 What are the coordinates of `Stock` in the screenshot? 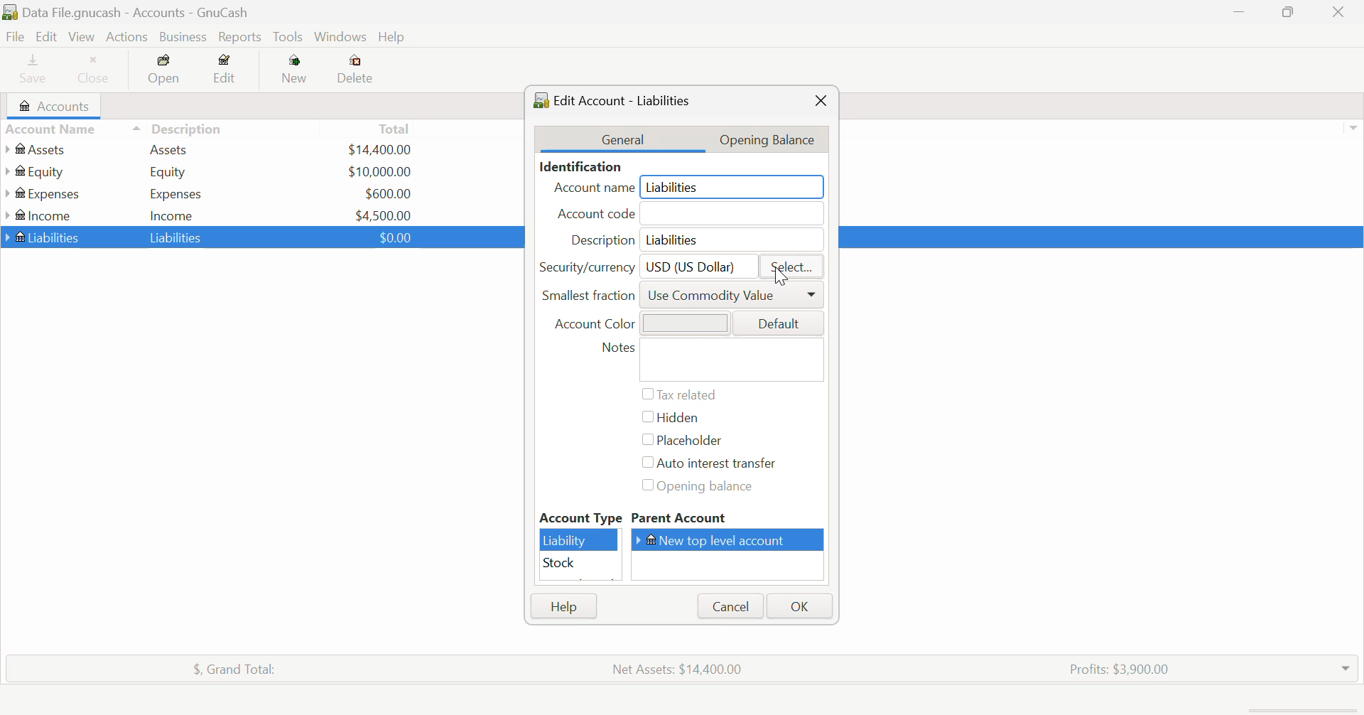 It's located at (580, 564).